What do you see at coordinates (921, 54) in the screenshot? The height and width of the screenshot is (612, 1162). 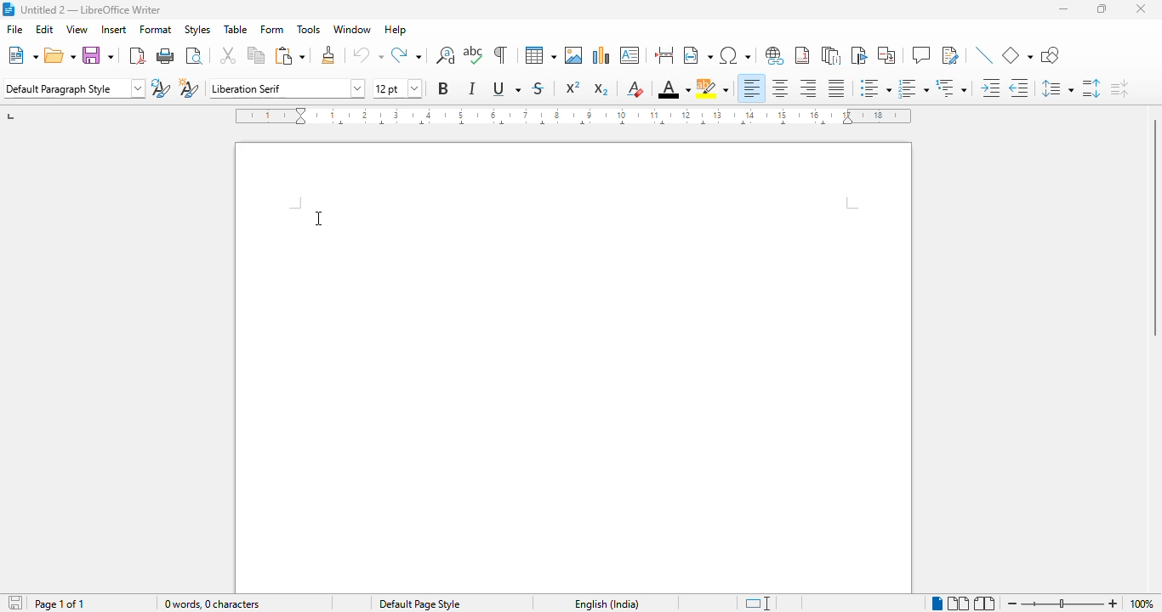 I see `insert comment` at bounding box center [921, 54].